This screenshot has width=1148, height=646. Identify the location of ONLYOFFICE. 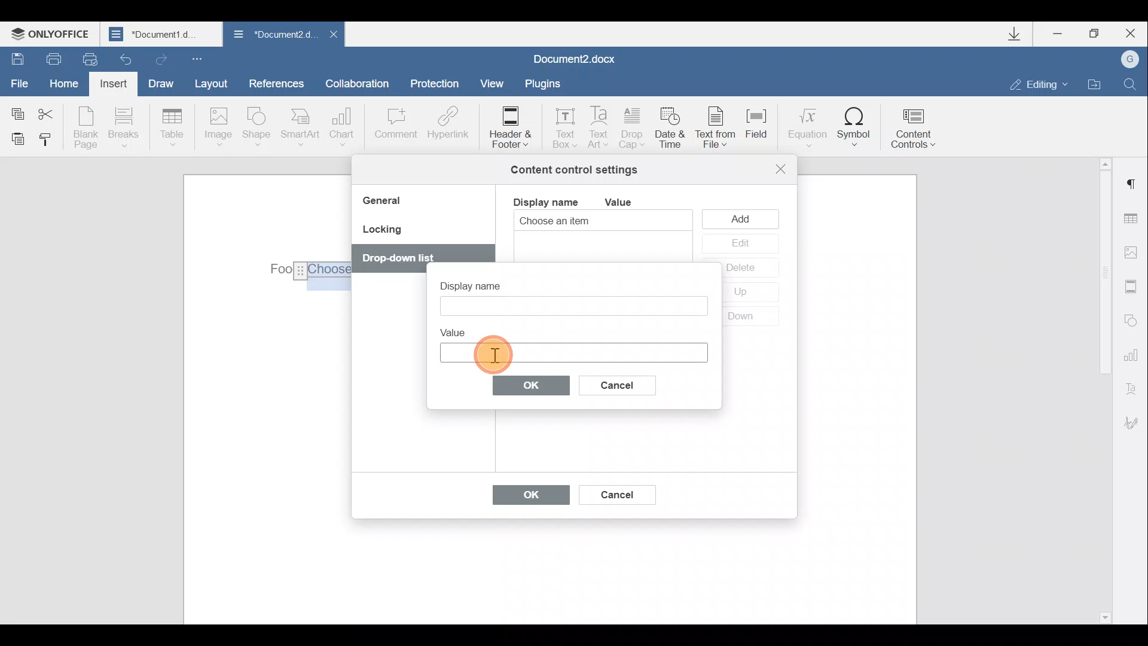
(53, 33).